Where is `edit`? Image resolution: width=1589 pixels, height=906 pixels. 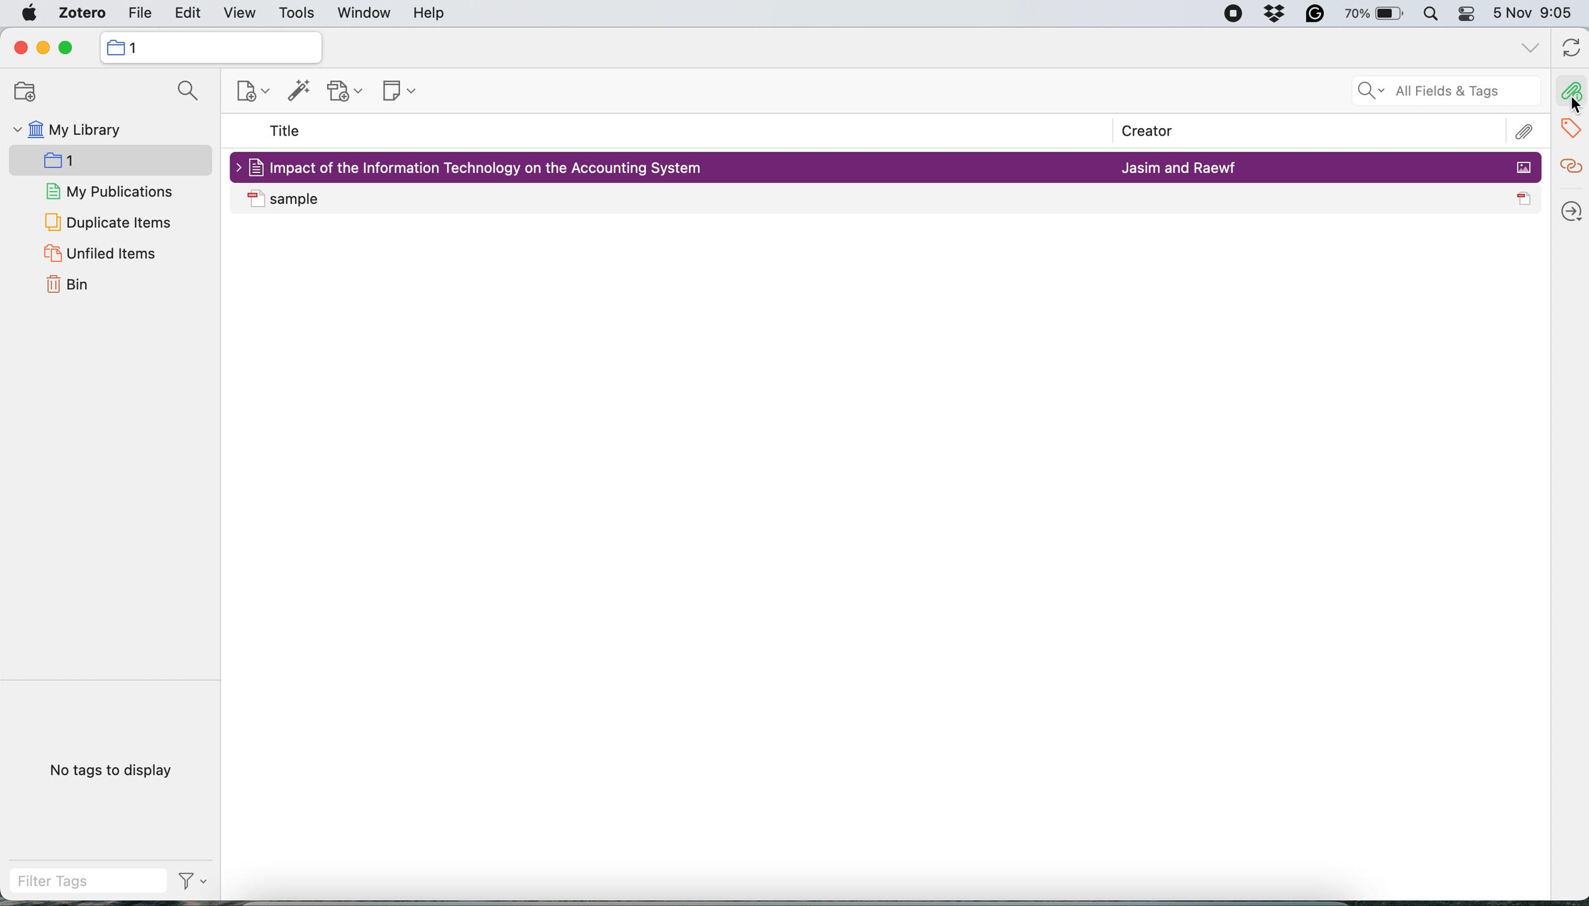 edit is located at coordinates (138, 15).